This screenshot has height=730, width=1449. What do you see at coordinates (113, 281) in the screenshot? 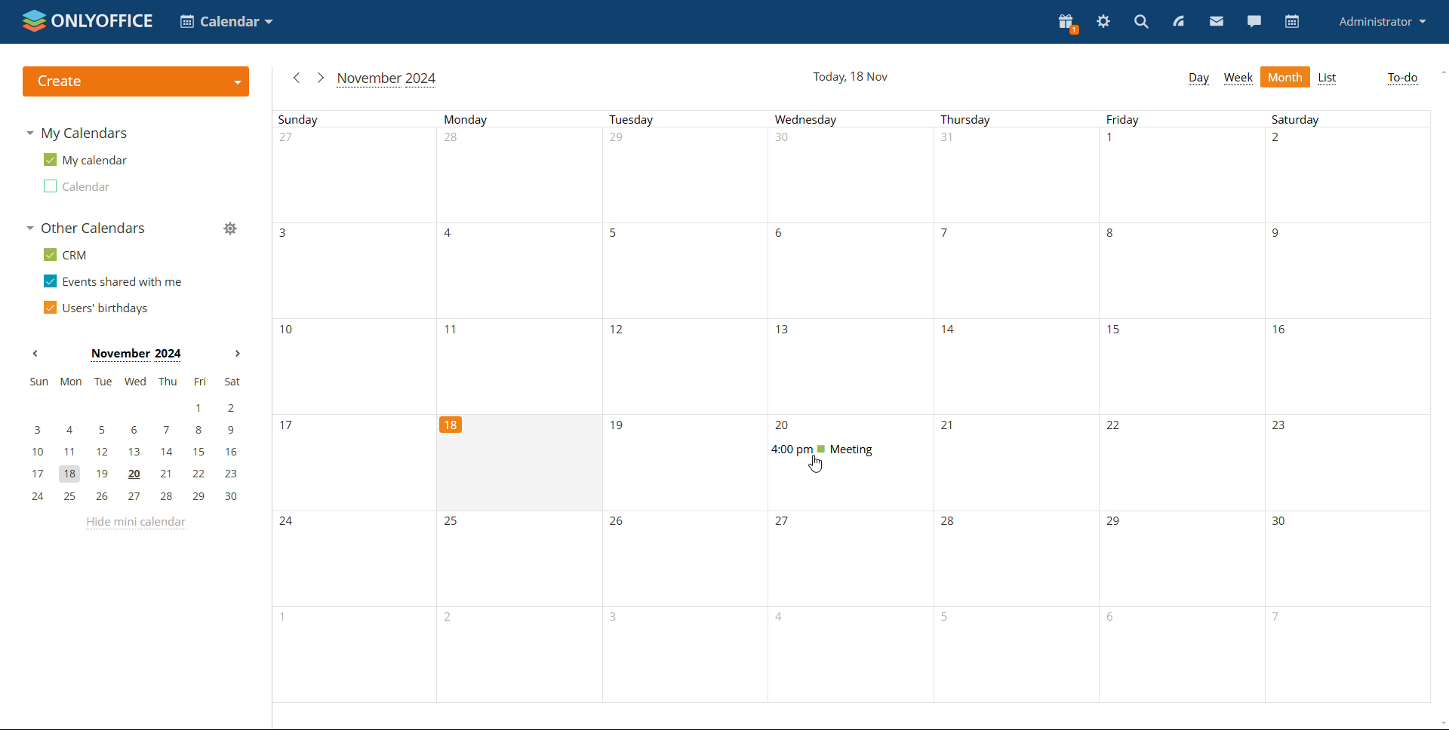
I see `events shared with me` at bounding box center [113, 281].